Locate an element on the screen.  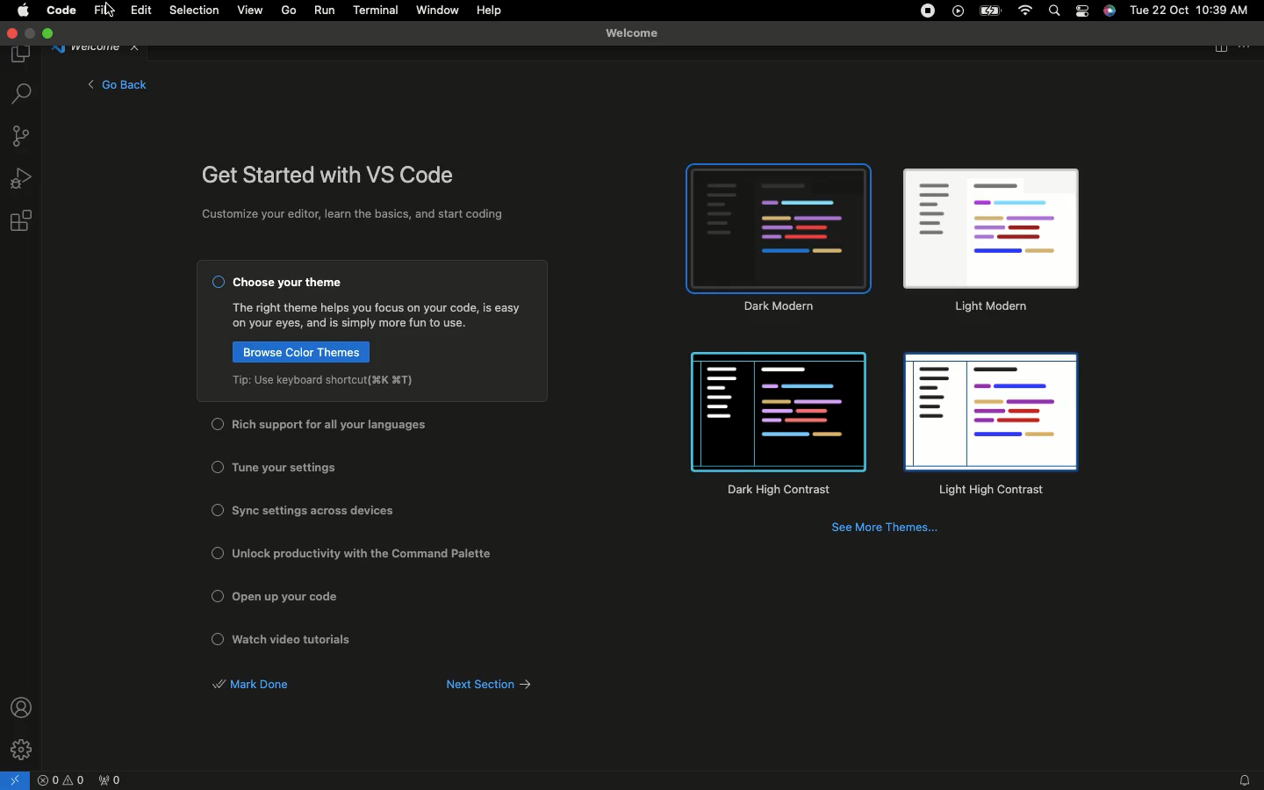
Get started with VS code is located at coordinates (331, 176).